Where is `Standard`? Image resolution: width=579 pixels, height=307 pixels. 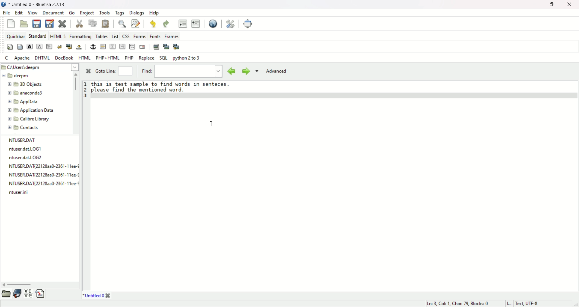
Standard is located at coordinates (38, 36).